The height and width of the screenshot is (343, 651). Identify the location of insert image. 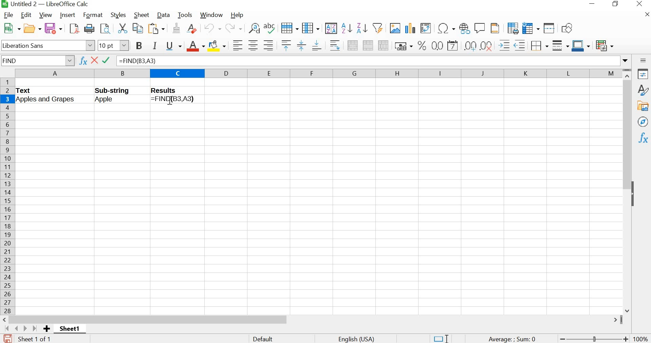
(395, 28).